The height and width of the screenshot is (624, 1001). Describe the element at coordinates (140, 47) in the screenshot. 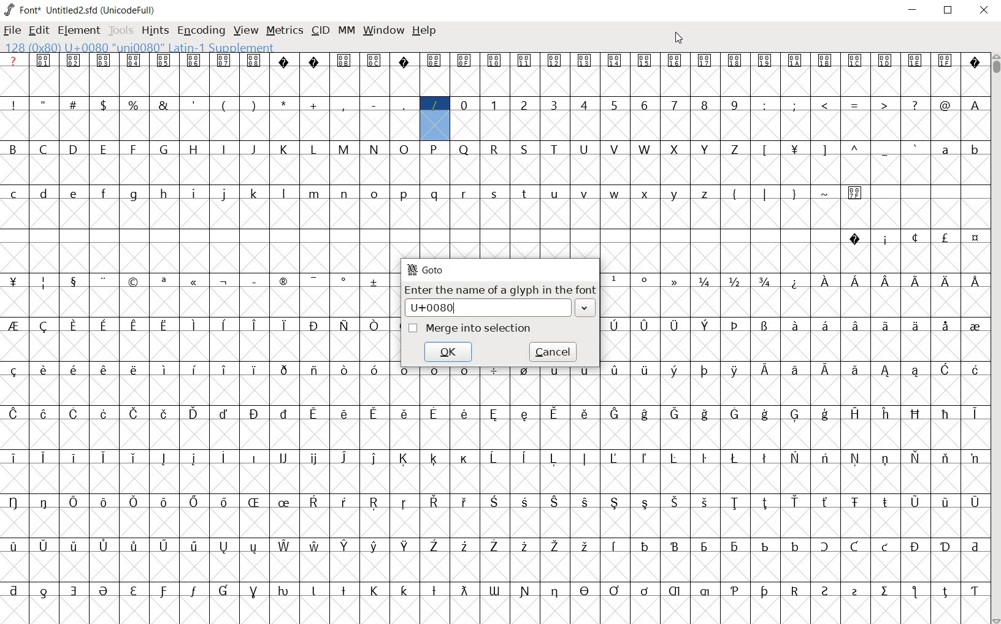

I see `GLYPHY INFO` at that location.